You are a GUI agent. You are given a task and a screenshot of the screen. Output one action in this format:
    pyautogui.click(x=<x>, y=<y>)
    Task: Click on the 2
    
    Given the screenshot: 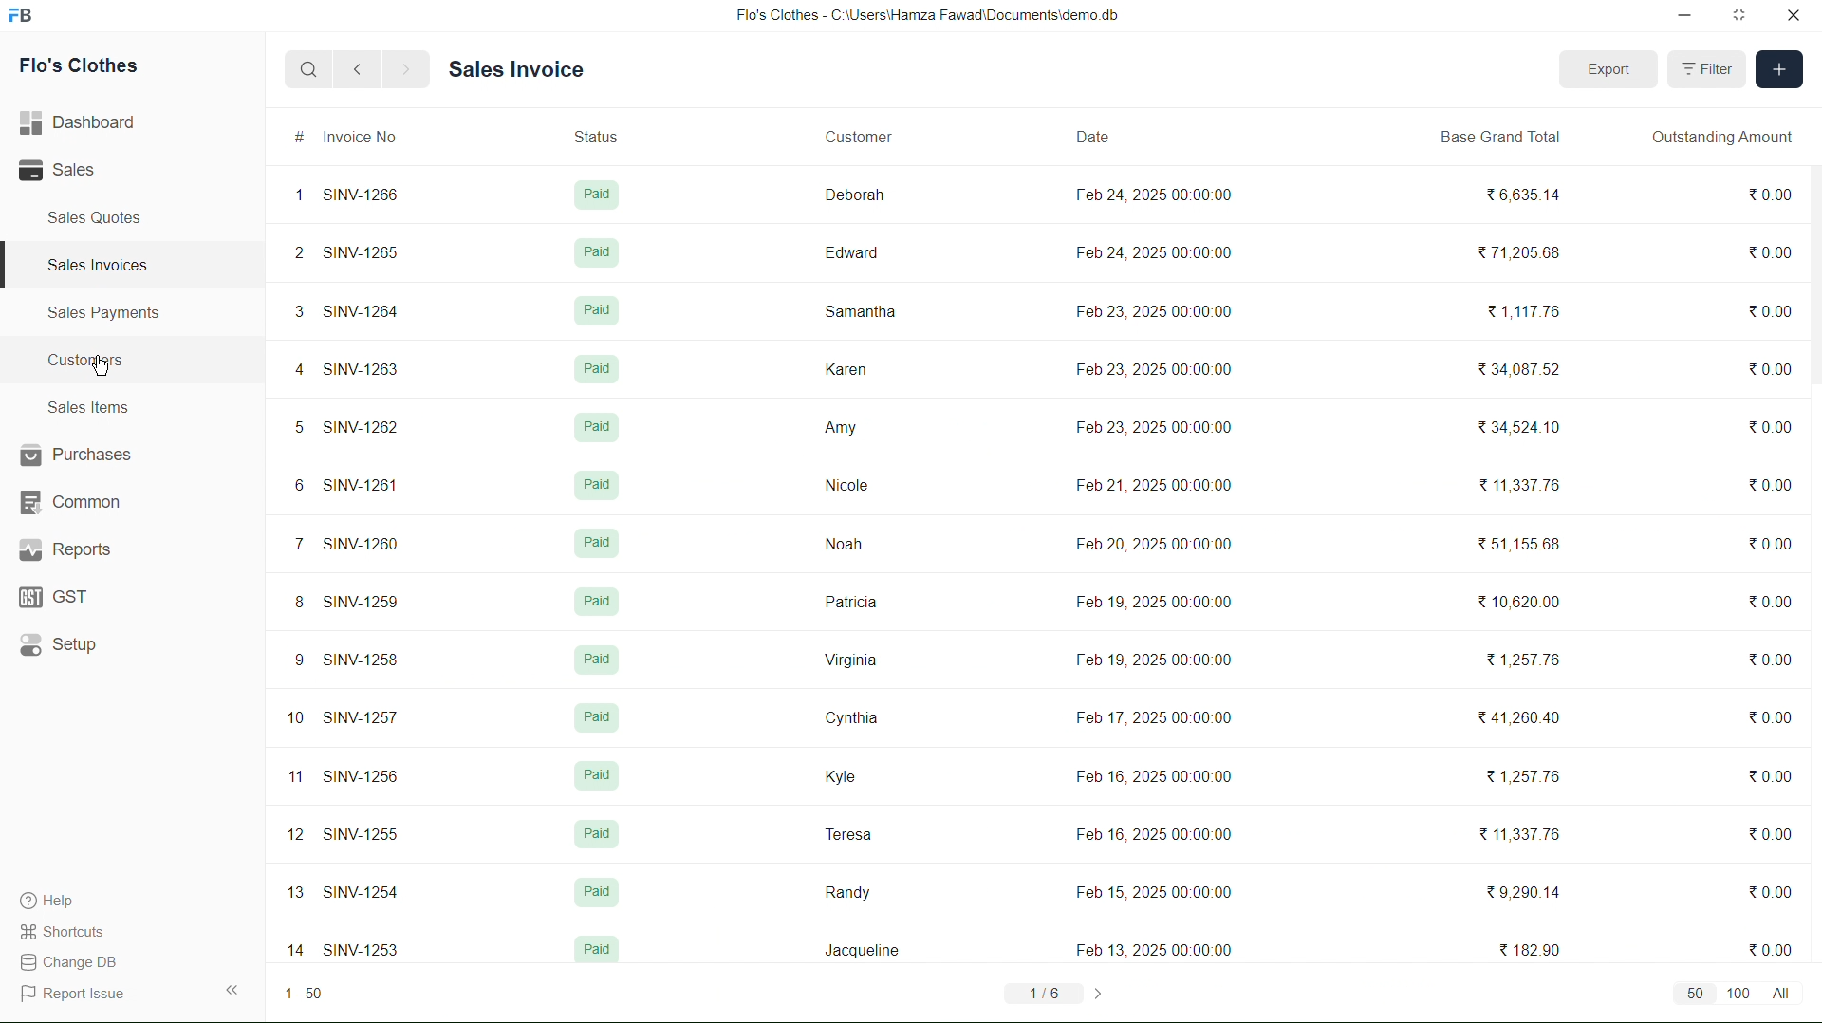 What is the action you would take?
    pyautogui.click(x=294, y=250)
    